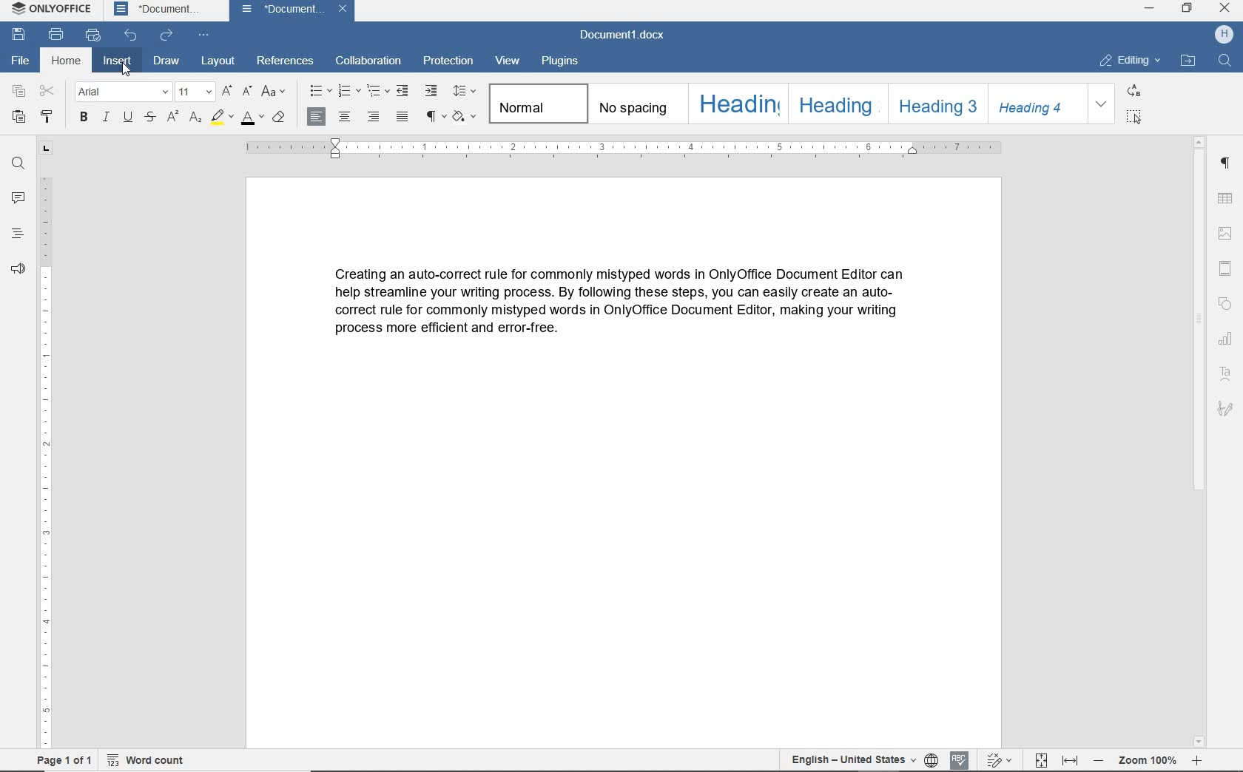  I want to click on underline, so click(126, 117).